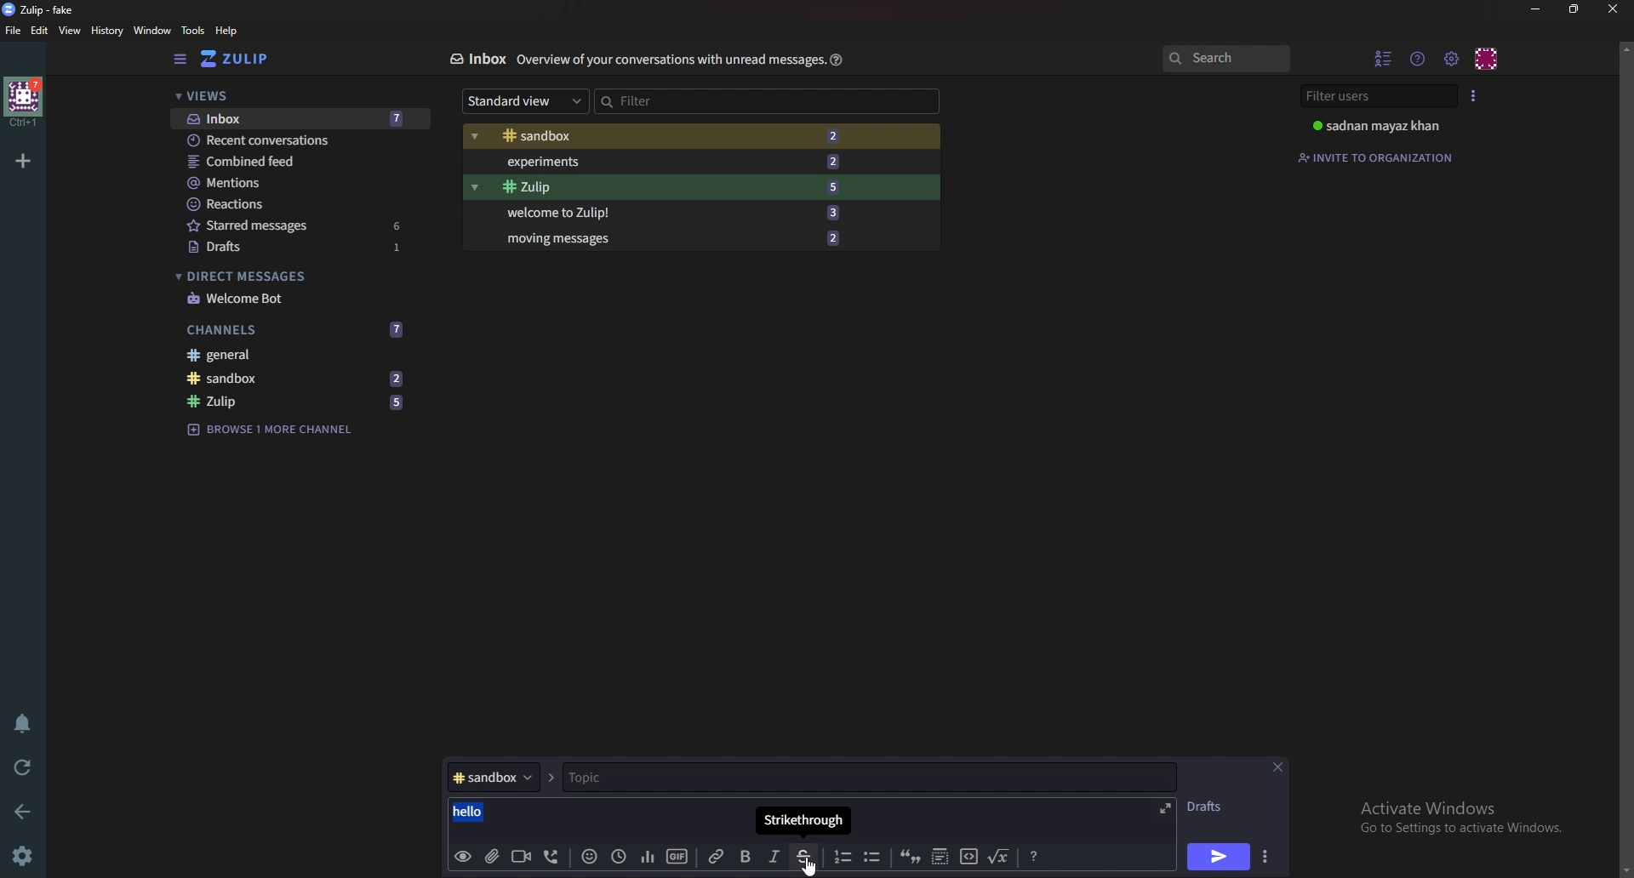  Describe the element at coordinates (715, 858) in the screenshot. I see `Link` at that location.